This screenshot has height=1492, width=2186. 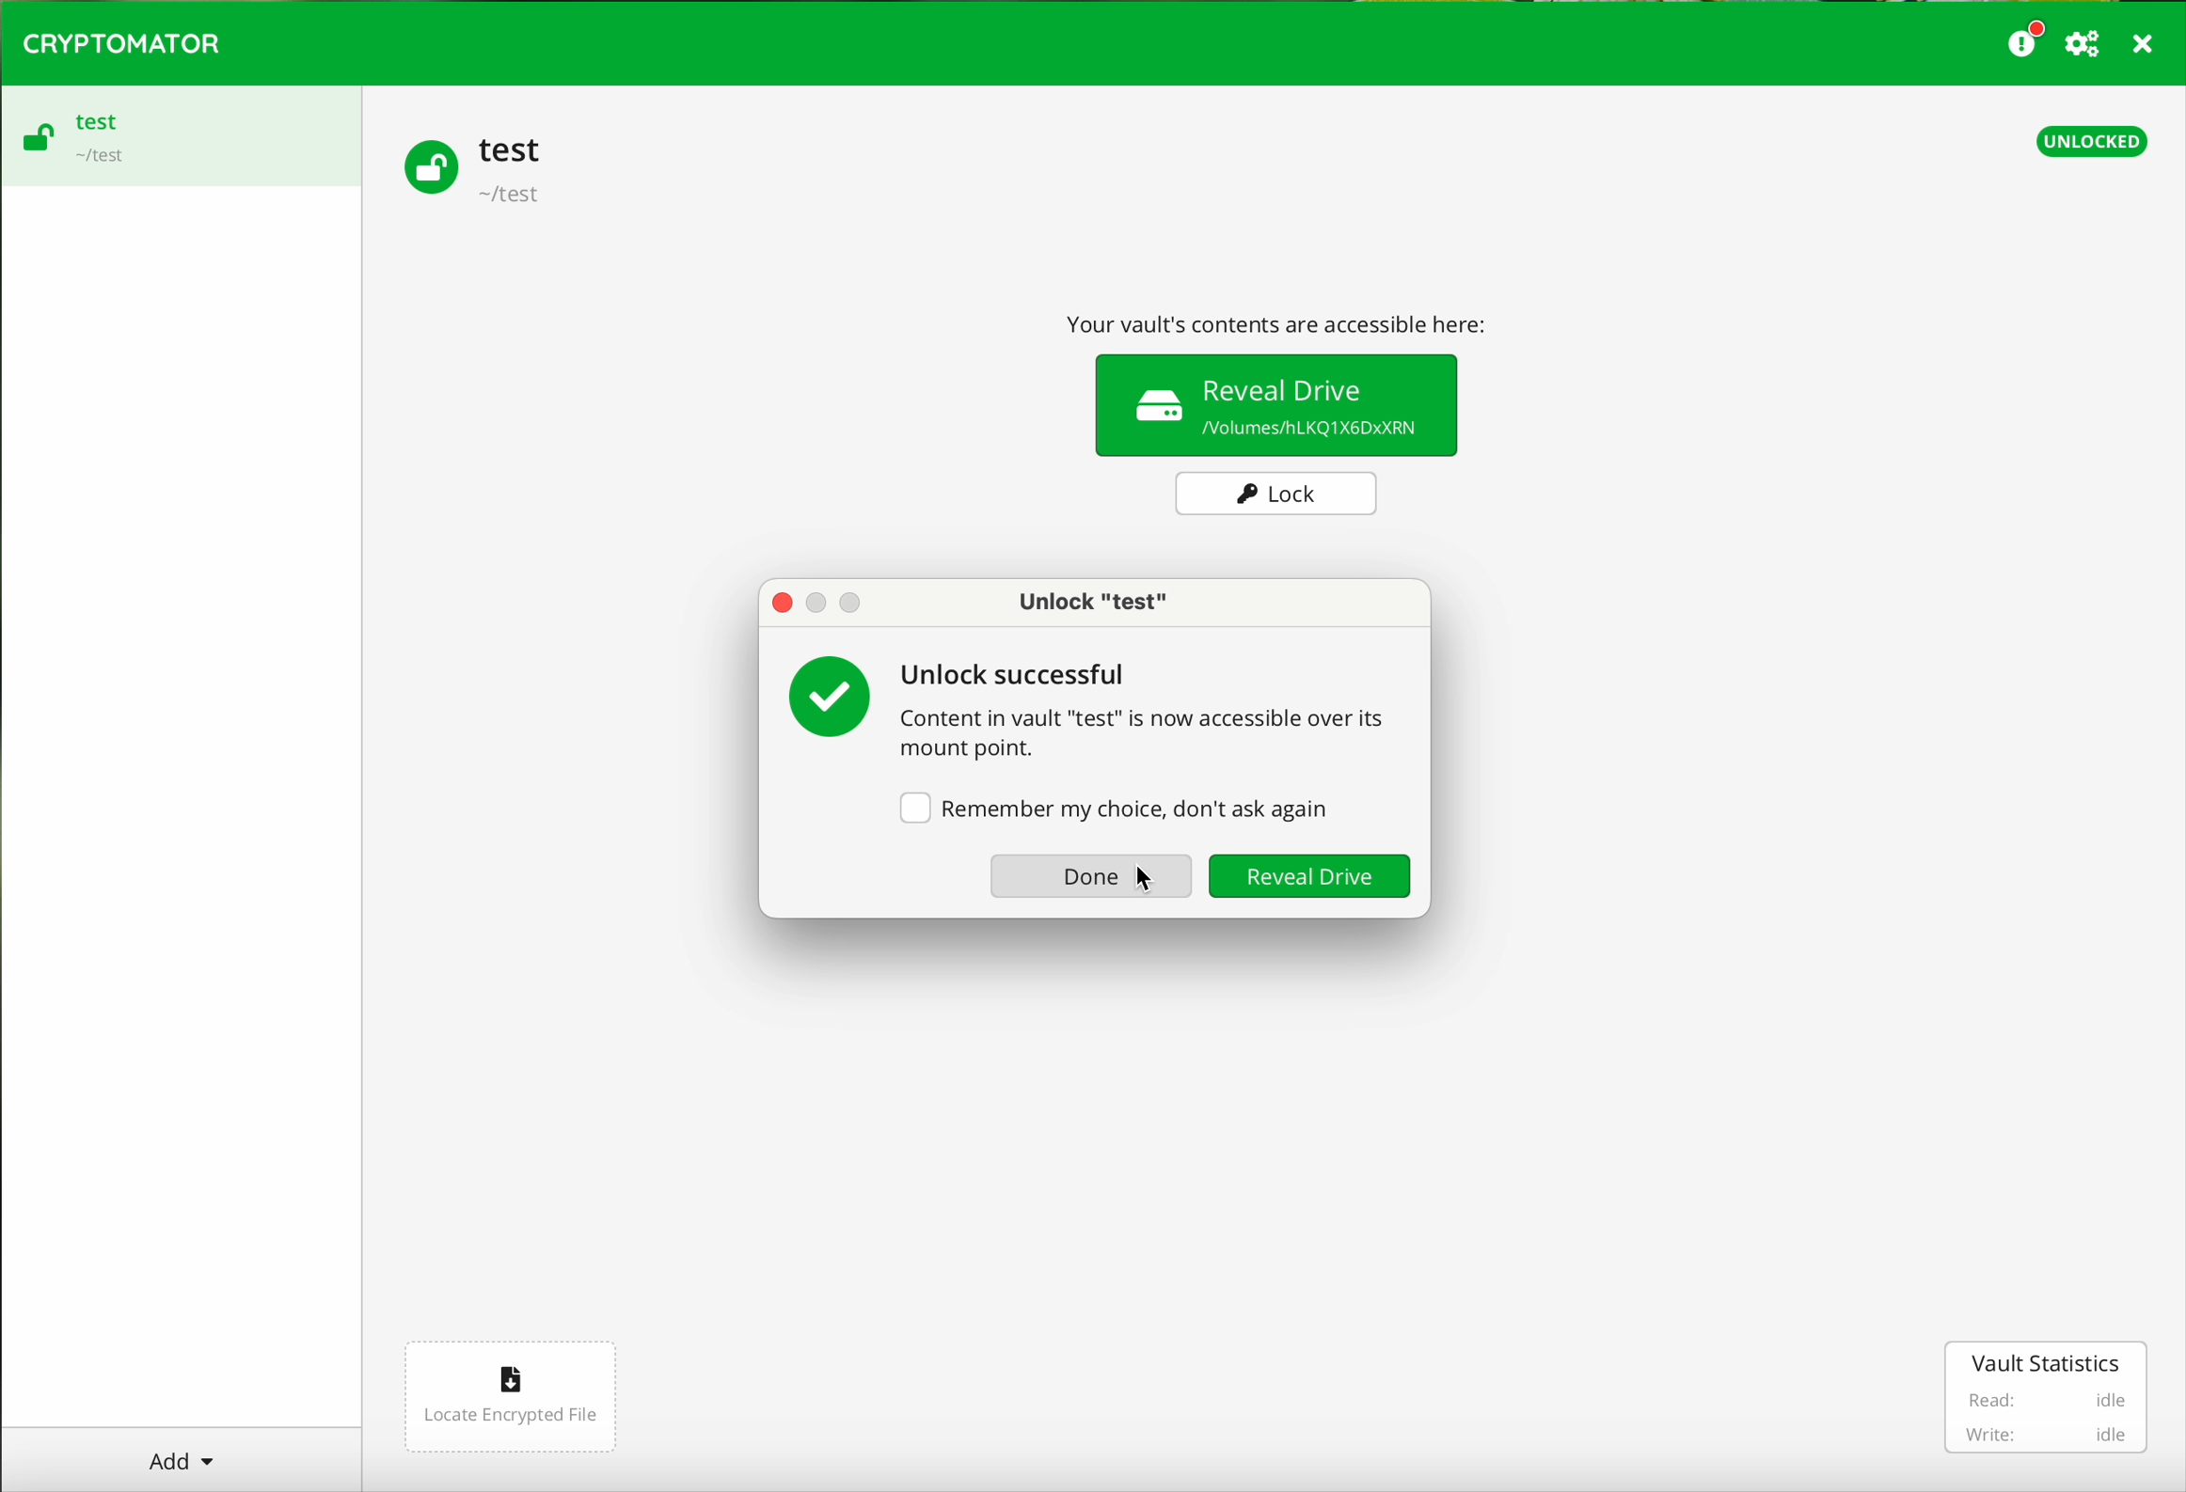 I want to click on Reveal Drive, so click(x=1308, y=878).